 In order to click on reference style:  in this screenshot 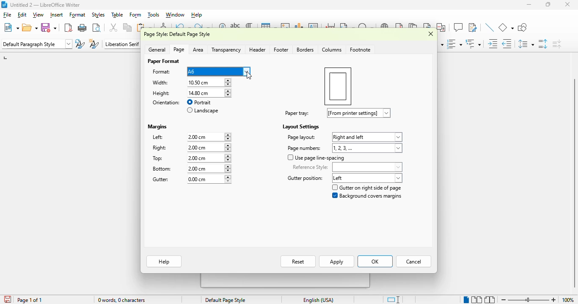, I will do `click(347, 167)`.